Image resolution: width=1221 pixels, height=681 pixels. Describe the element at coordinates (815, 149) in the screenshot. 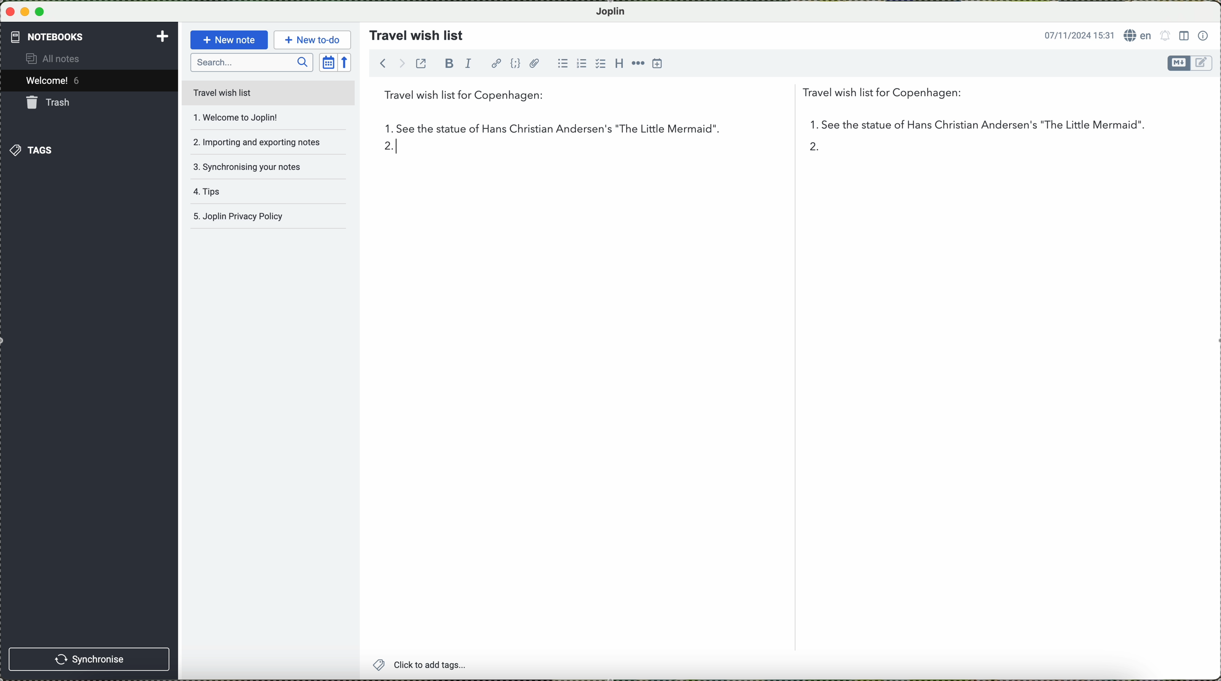

I see `2 in the list` at that location.